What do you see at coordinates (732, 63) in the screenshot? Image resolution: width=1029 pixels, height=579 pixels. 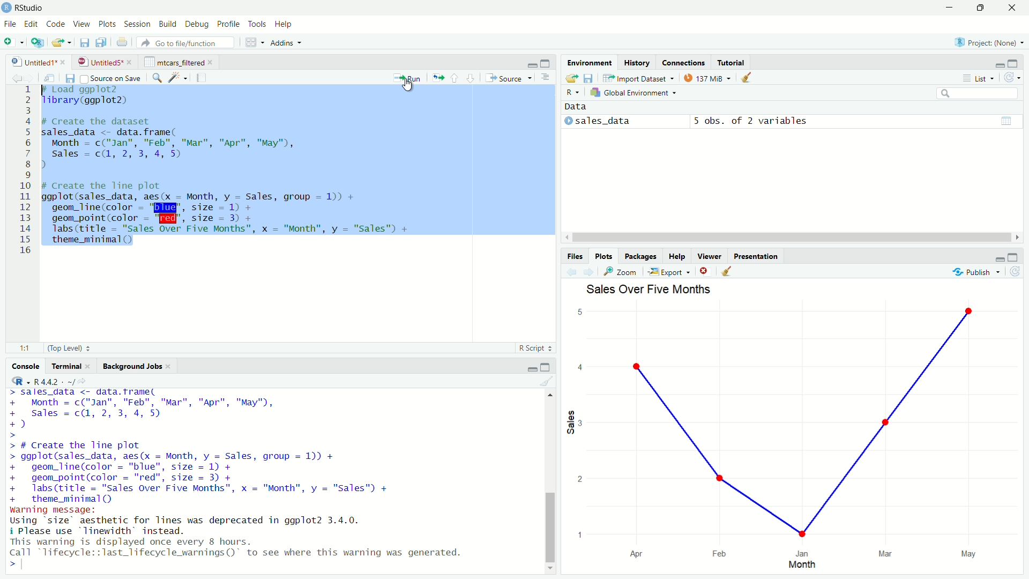 I see `Tutorial` at bounding box center [732, 63].